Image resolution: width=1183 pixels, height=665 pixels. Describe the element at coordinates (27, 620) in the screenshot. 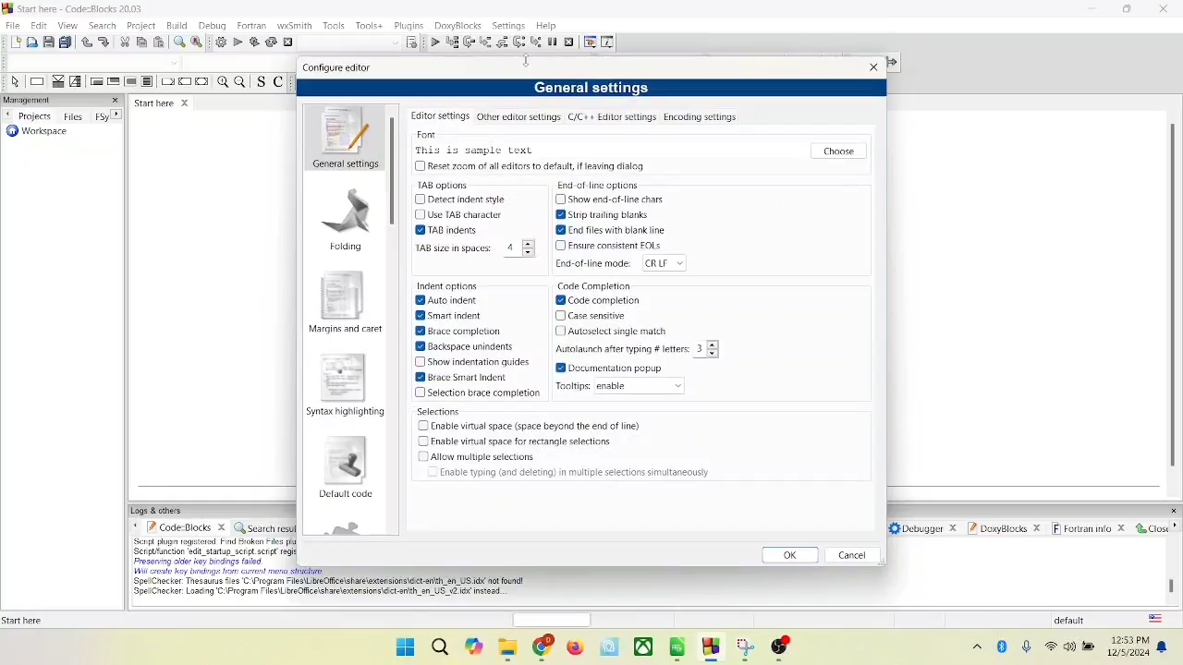

I see `start here` at that location.